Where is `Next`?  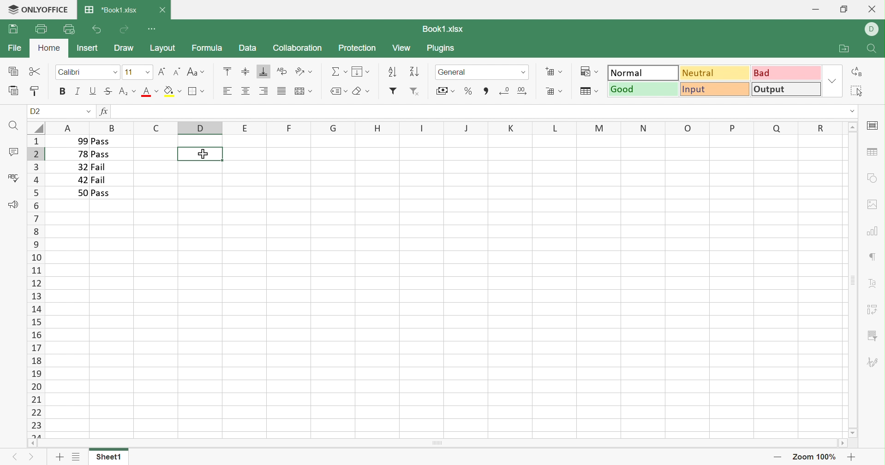
Next is located at coordinates (33, 459).